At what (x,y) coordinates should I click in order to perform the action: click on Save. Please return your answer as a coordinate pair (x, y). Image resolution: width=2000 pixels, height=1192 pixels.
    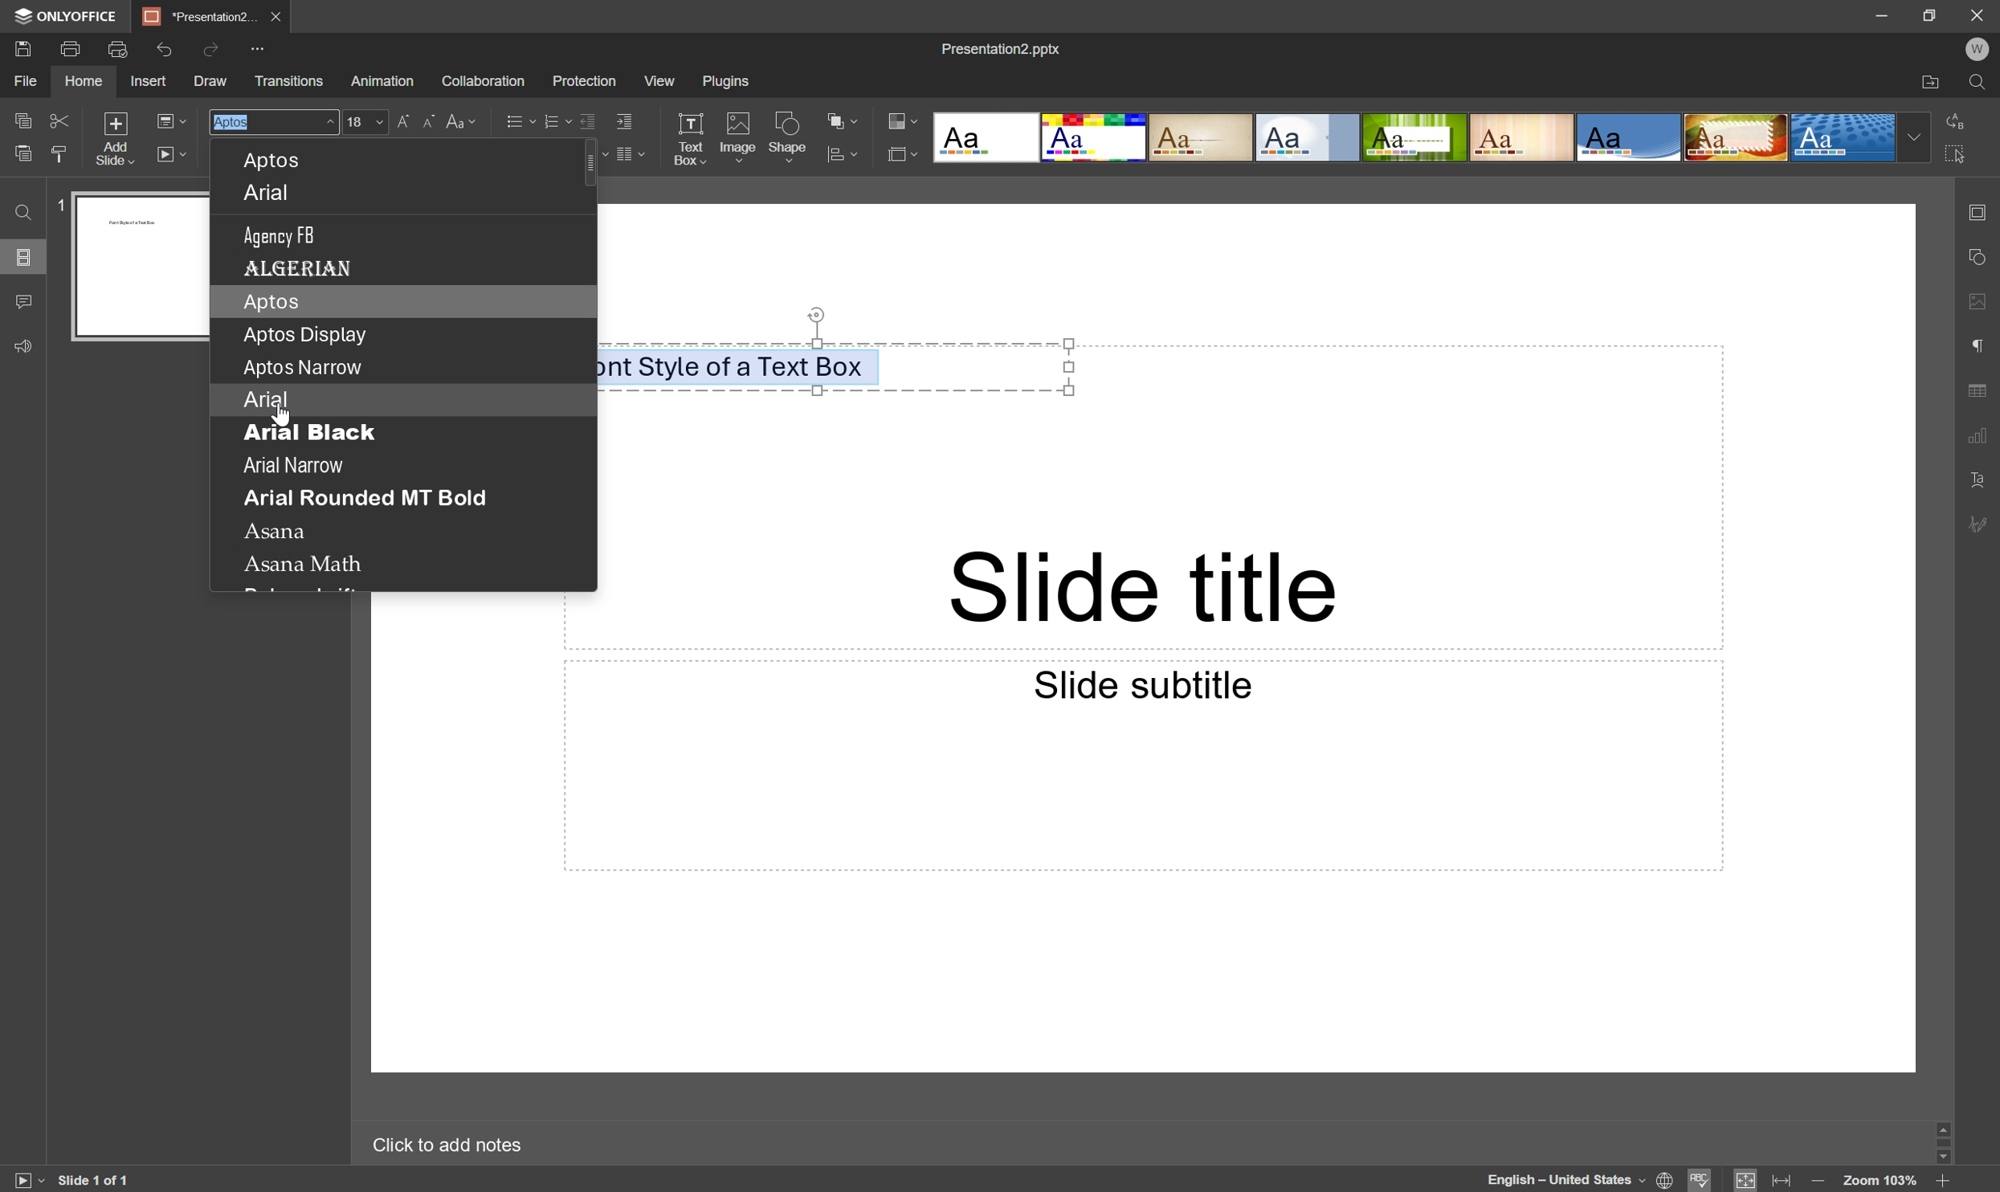
    Looking at the image, I should click on (24, 48).